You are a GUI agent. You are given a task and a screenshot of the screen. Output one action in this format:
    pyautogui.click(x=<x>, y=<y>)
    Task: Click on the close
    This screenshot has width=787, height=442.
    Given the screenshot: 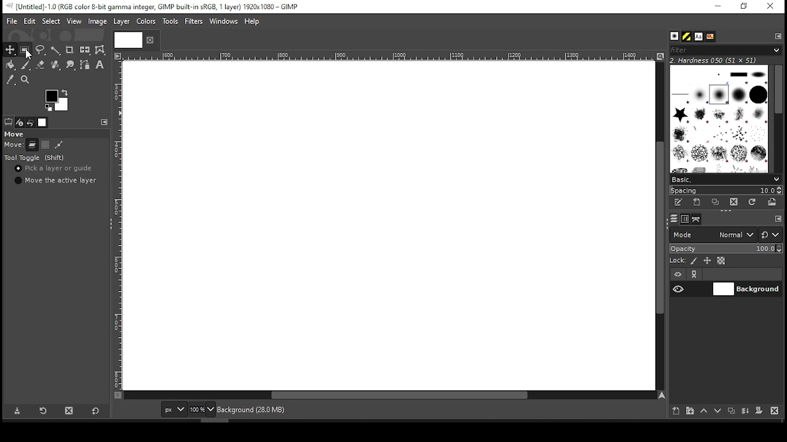 What is the action you would take?
    pyautogui.click(x=149, y=40)
    